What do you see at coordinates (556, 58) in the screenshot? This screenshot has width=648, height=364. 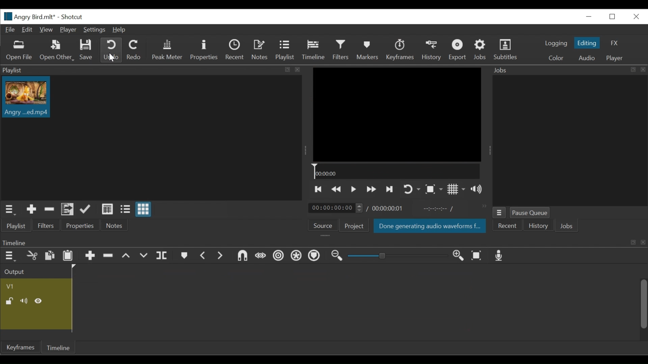 I see `color` at bounding box center [556, 58].